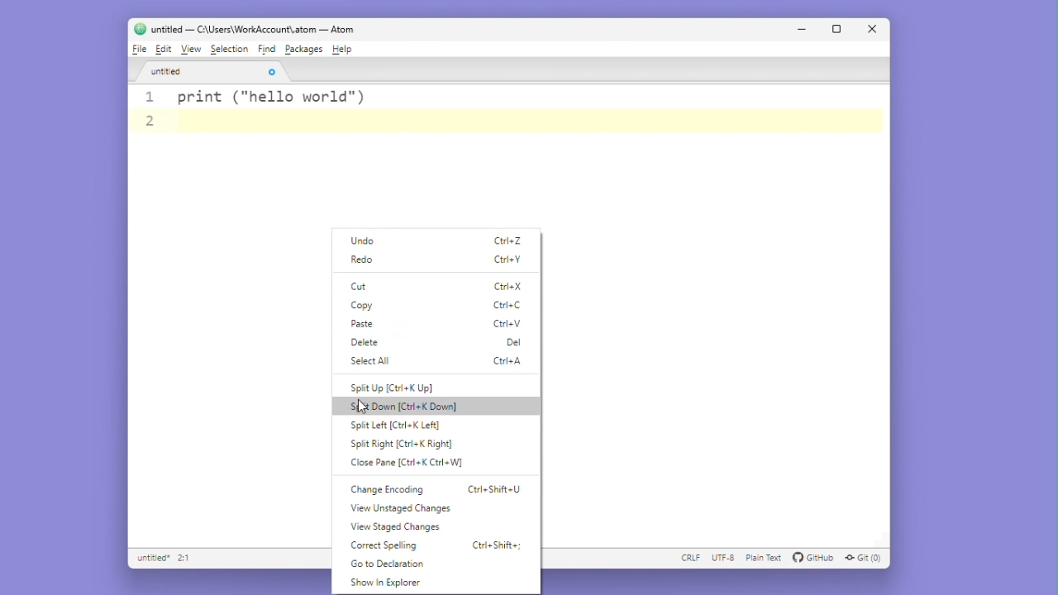 This screenshot has height=595, width=1058. What do you see at coordinates (393, 487) in the screenshot?
I see `Change encoding` at bounding box center [393, 487].